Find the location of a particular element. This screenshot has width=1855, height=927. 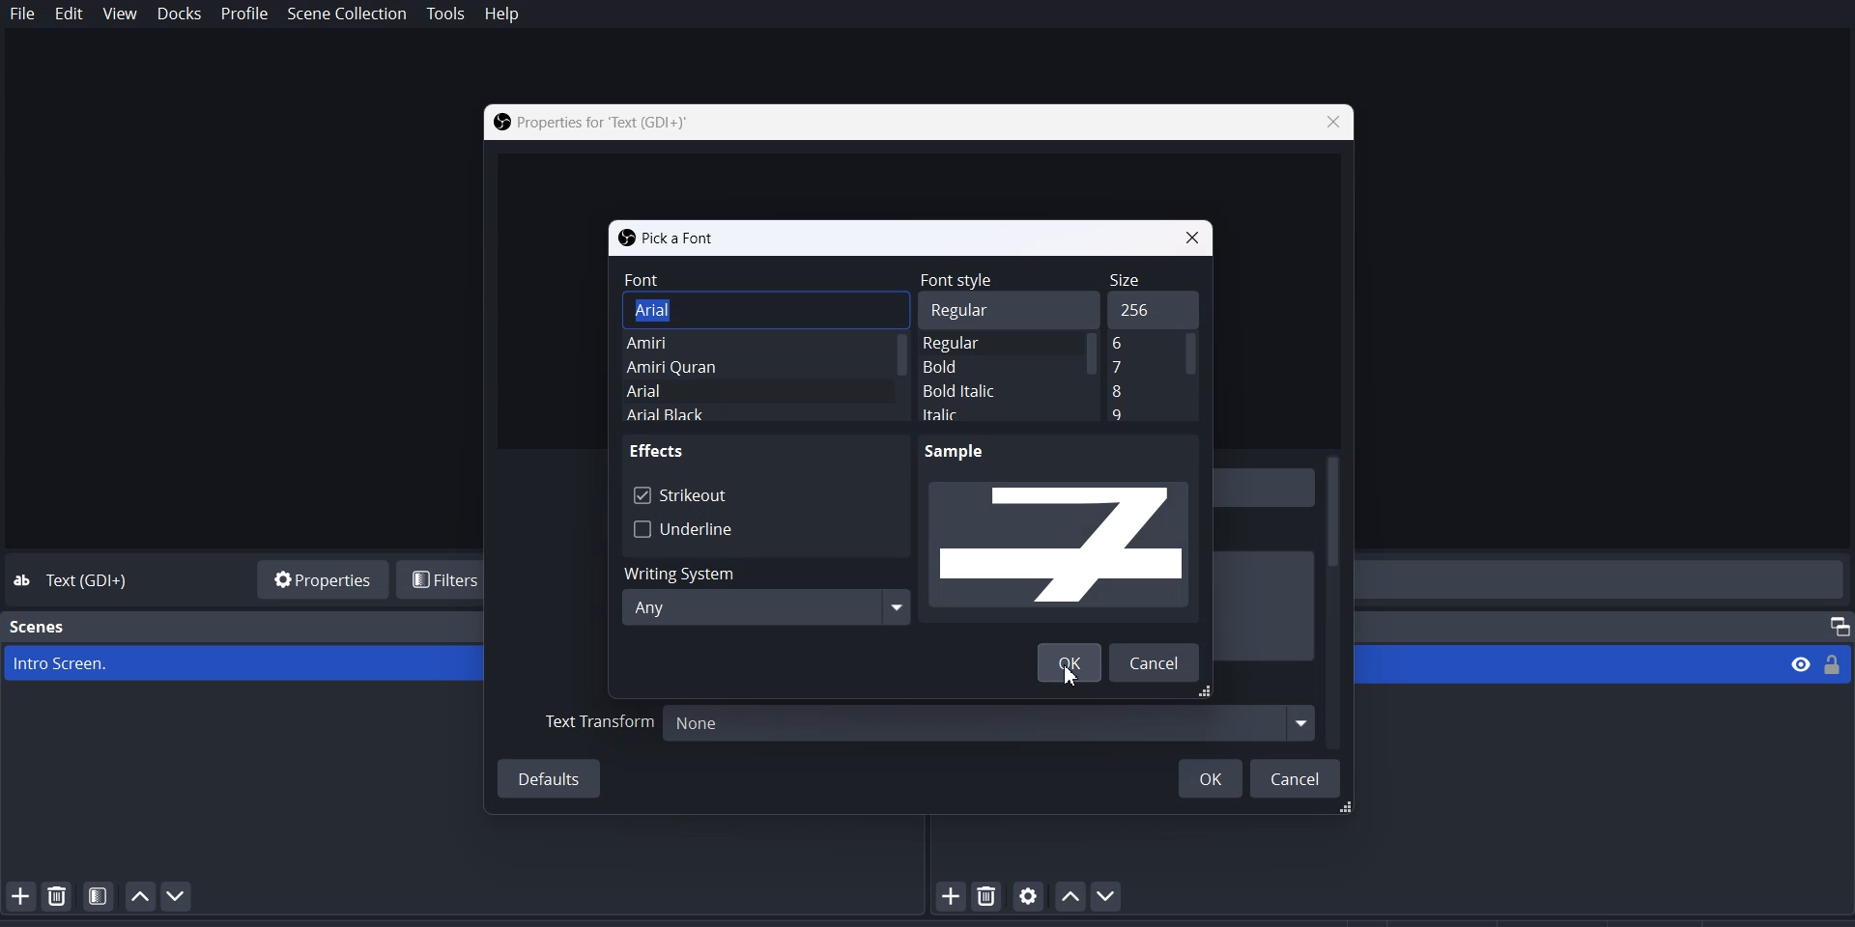

Remove selected Source is located at coordinates (989, 895).